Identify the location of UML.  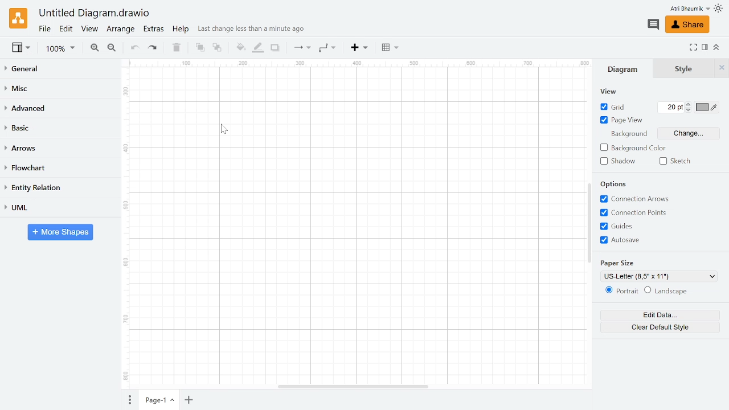
(58, 208).